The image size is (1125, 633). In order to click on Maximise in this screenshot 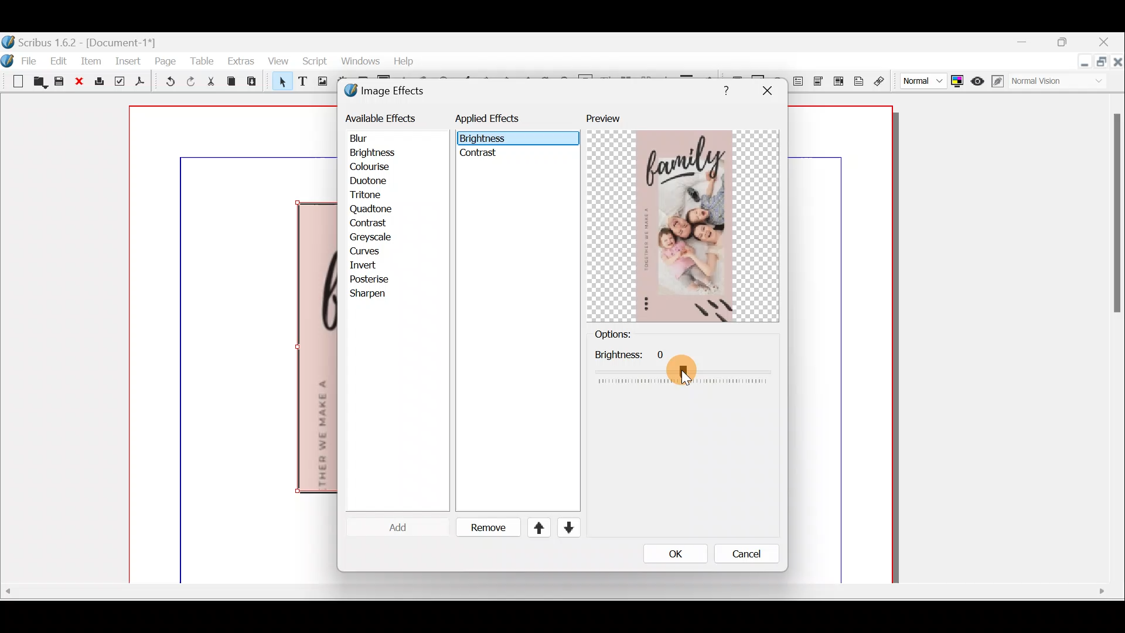, I will do `click(1103, 64)`.